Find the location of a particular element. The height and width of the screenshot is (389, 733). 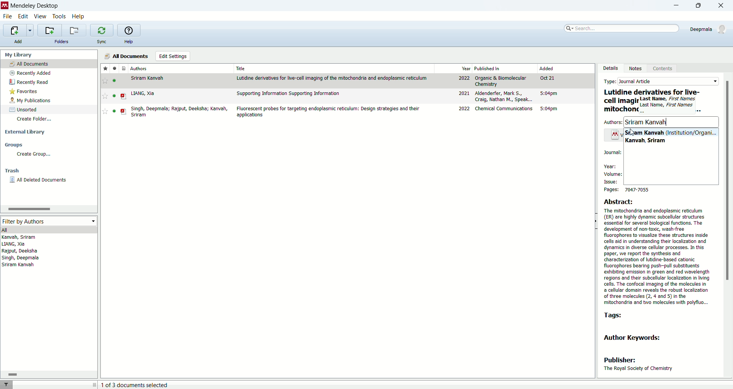

5:04 pm is located at coordinates (551, 109).